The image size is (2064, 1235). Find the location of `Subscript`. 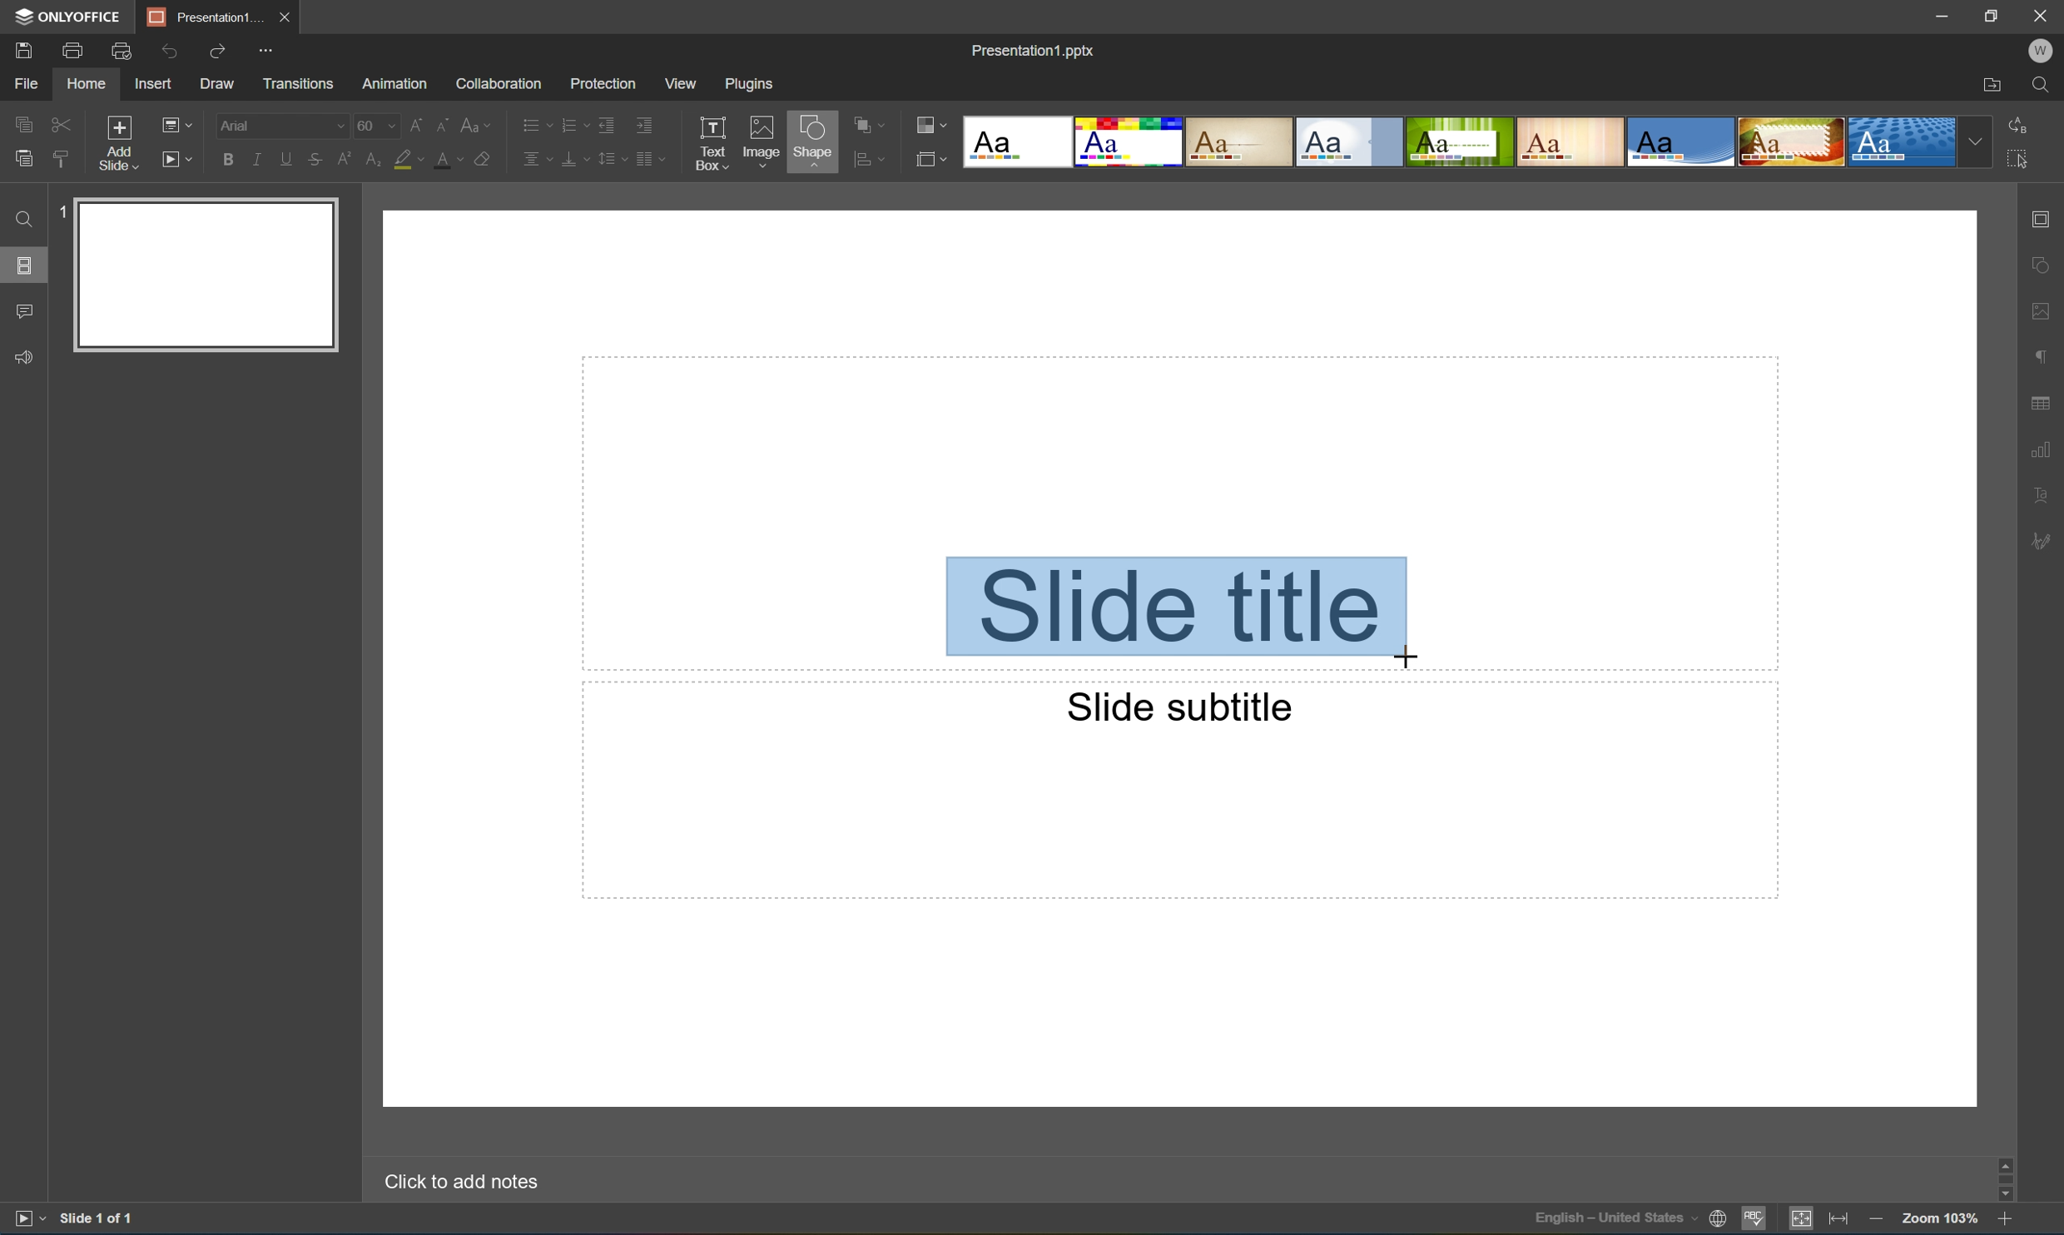

Subscript is located at coordinates (368, 161).